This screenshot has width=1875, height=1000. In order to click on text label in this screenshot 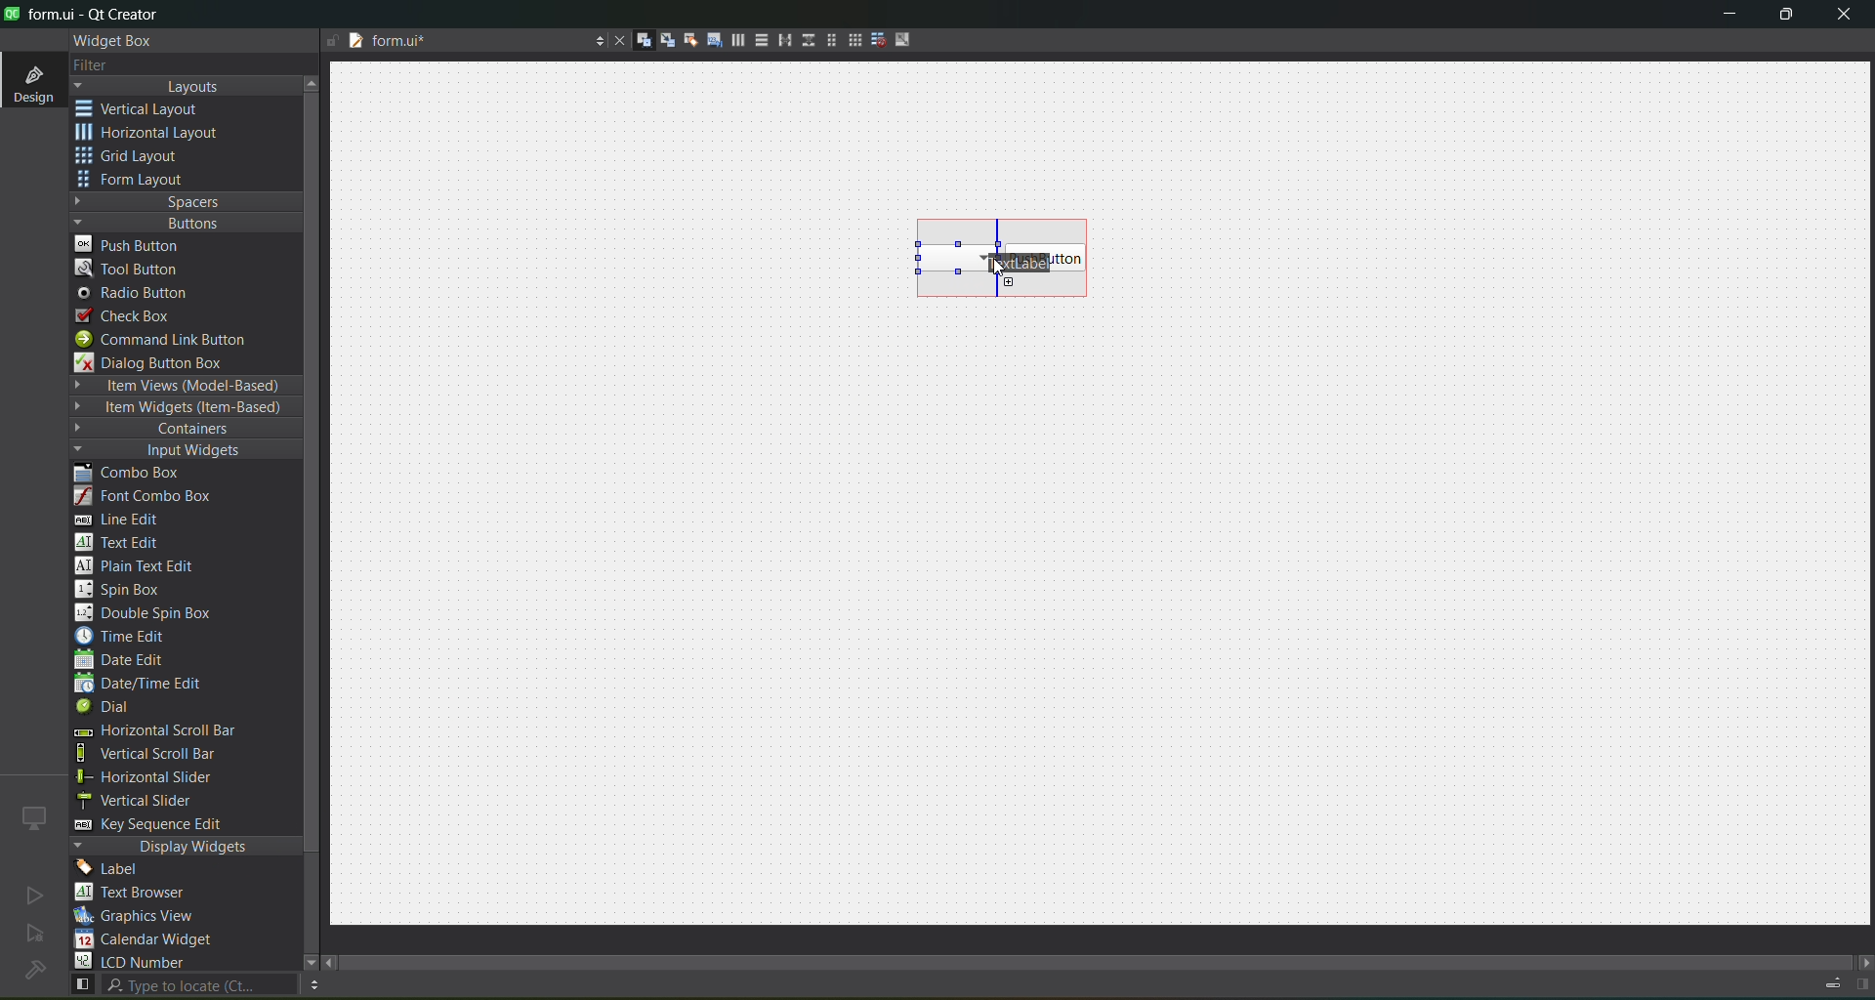, I will do `click(1012, 261)`.